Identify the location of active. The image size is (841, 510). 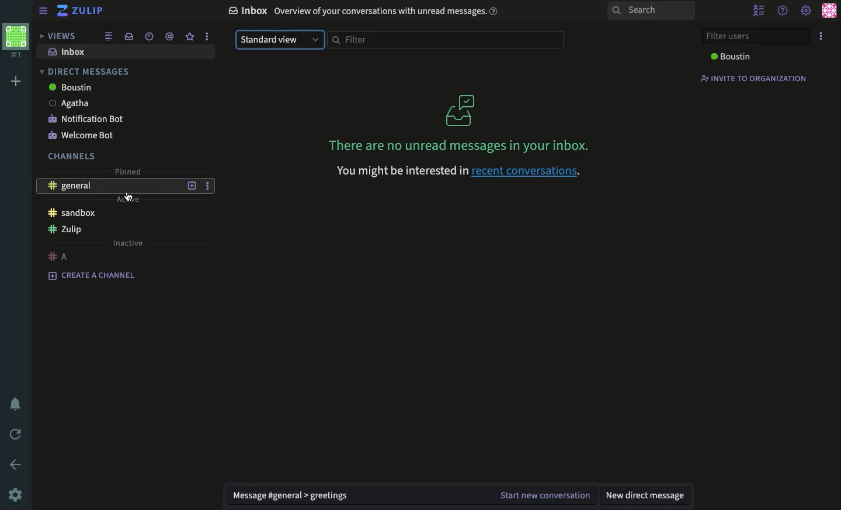
(130, 198).